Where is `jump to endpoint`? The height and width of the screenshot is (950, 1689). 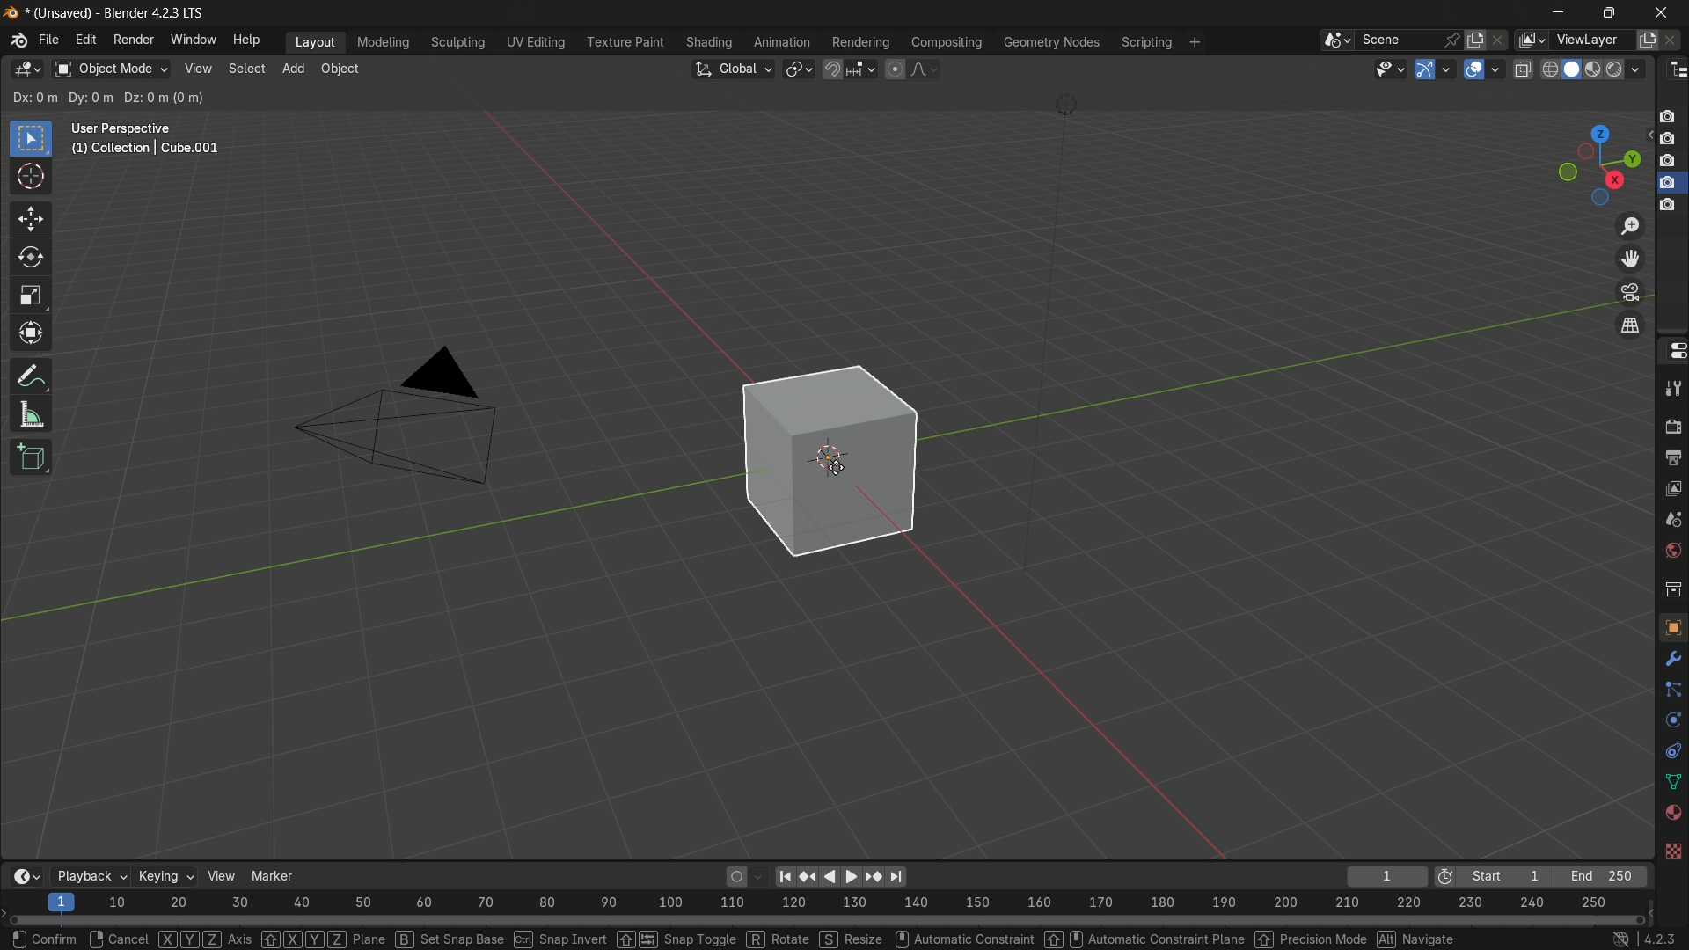 jump to endpoint is located at coordinates (895, 875).